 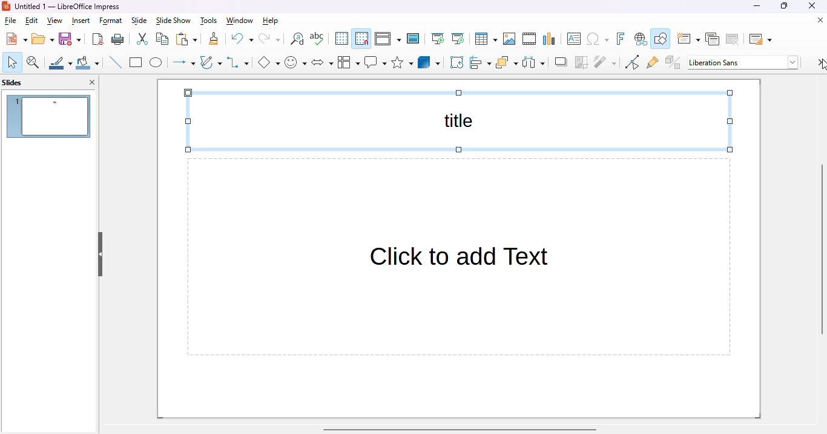 What do you see at coordinates (581, 63) in the screenshot?
I see `crop image` at bounding box center [581, 63].